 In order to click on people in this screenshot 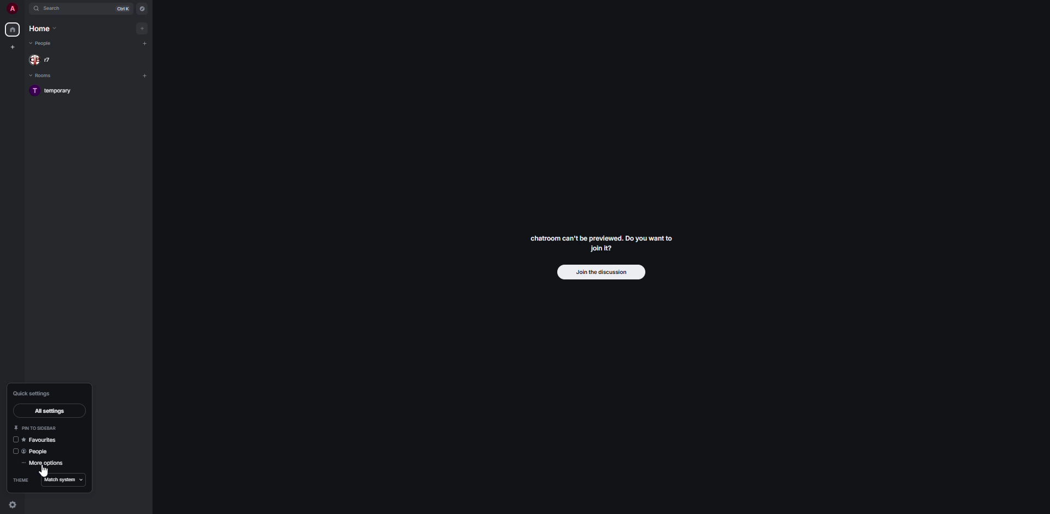, I will do `click(33, 451)`.